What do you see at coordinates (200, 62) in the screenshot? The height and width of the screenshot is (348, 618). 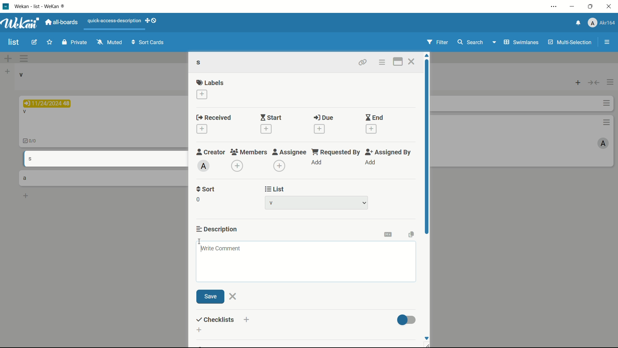 I see `s` at bounding box center [200, 62].